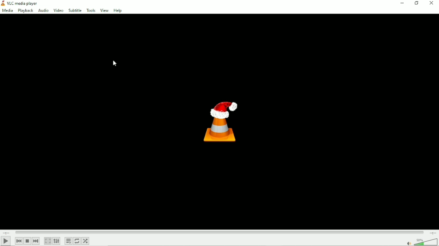  What do you see at coordinates (77, 241) in the screenshot?
I see `Toggle between loop all, loop one and no loop` at bounding box center [77, 241].